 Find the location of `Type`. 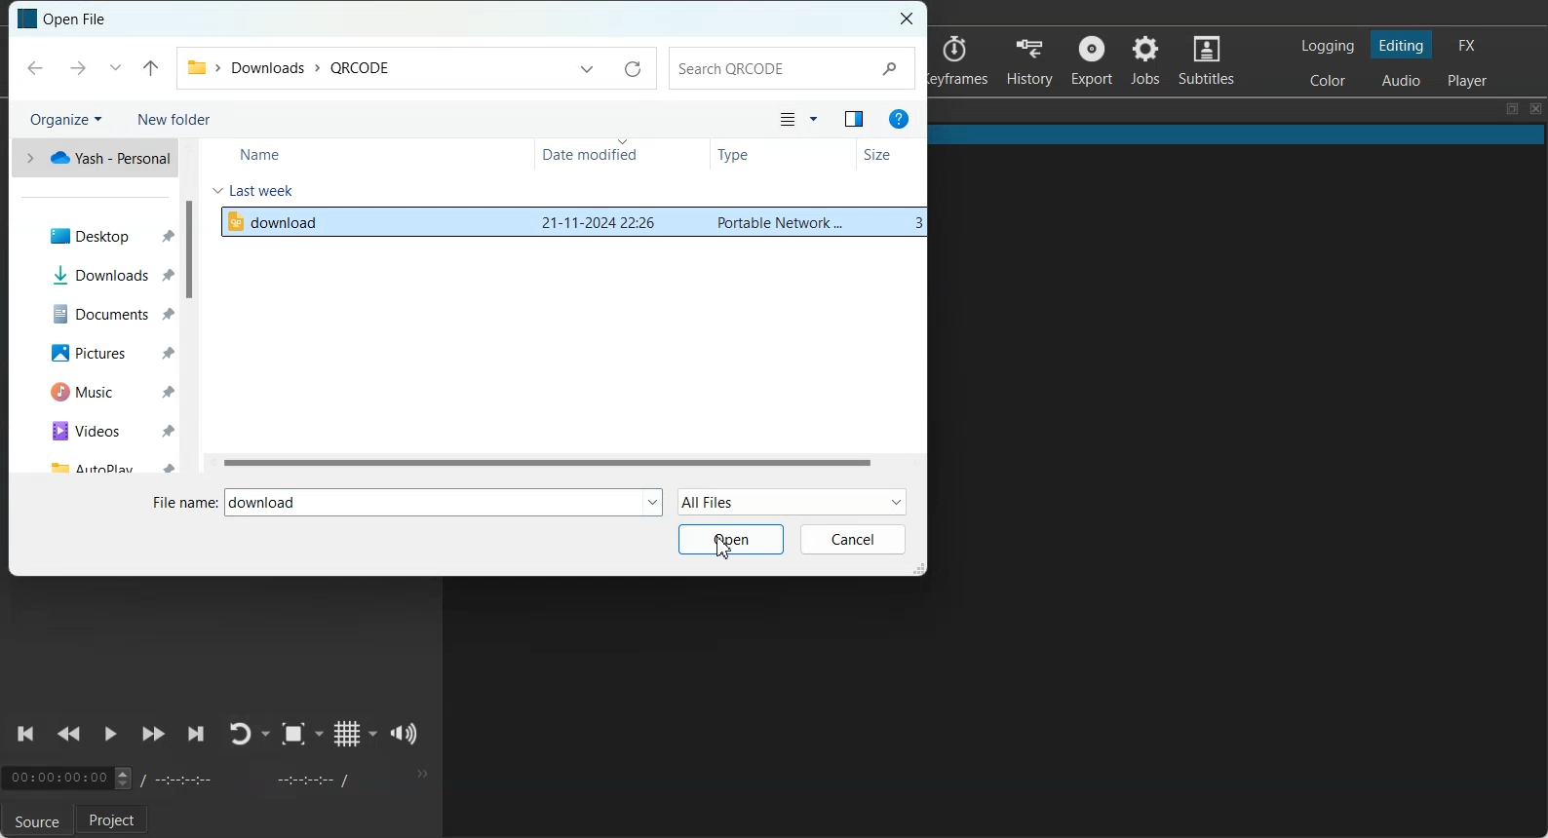

Type is located at coordinates (755, 153).